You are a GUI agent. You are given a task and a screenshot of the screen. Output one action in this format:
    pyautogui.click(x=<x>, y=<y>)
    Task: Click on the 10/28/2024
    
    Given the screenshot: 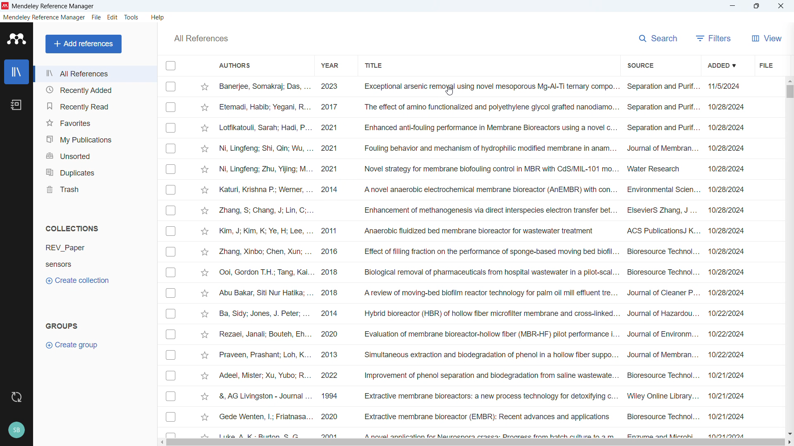 What is the action you would take?
    pyautogui.click(x=734, y=210)
    